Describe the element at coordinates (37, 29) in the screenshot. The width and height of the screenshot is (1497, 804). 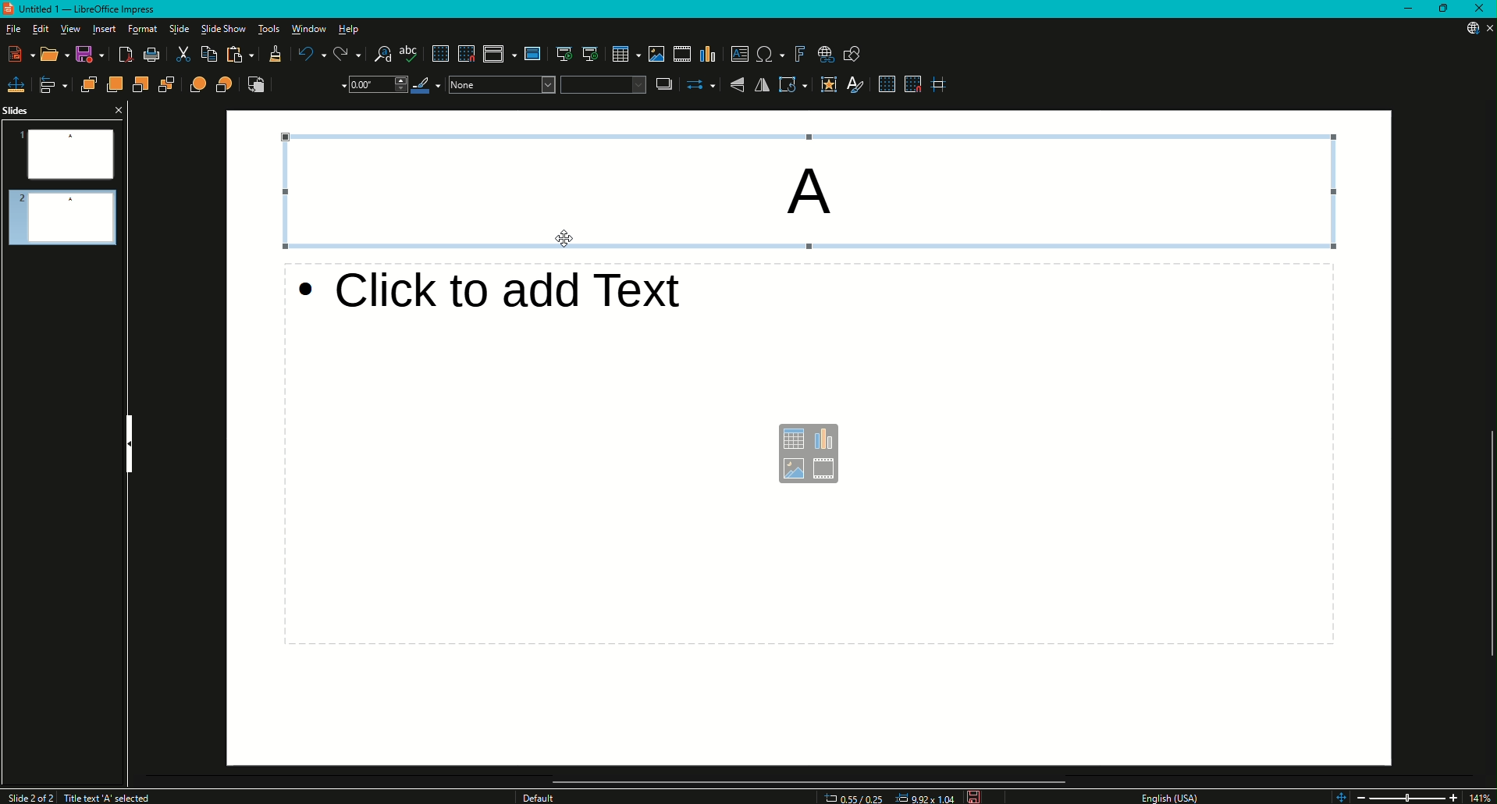
I see `Edit` at that location.